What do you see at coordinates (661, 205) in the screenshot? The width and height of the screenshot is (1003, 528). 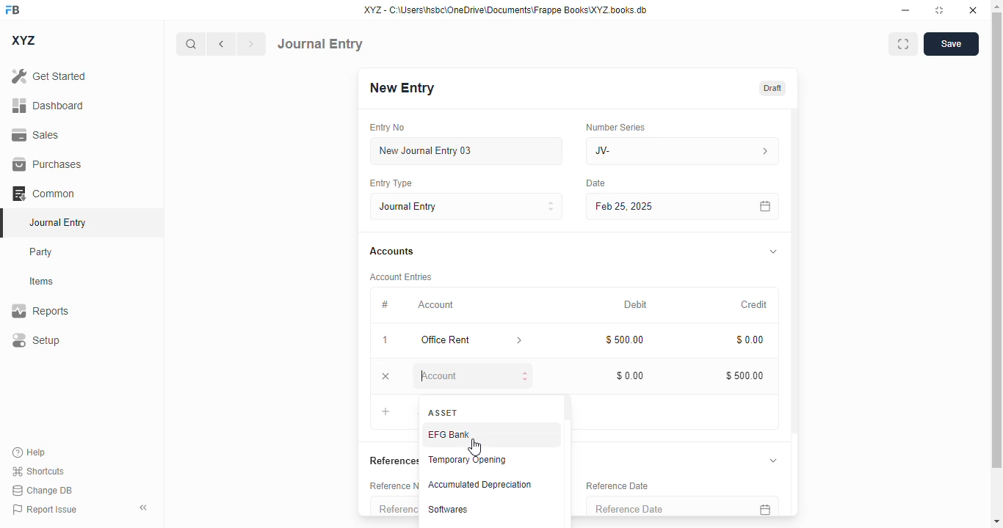 I see `feb 25, 2025` at bounding box center [661, 205].